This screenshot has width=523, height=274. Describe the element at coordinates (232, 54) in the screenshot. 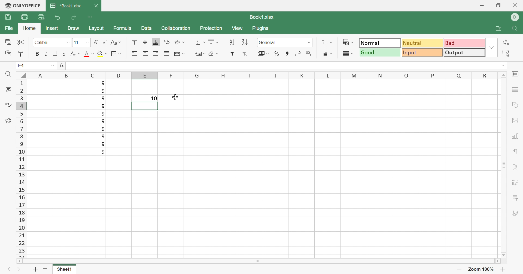

I see `Filter` at that location.